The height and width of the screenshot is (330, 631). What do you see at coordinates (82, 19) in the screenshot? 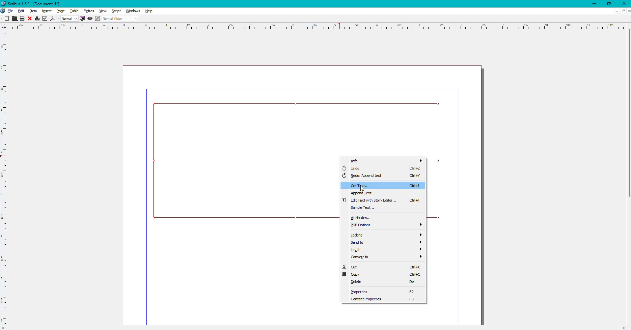
I see `Display` at bounding box center [82, 19].